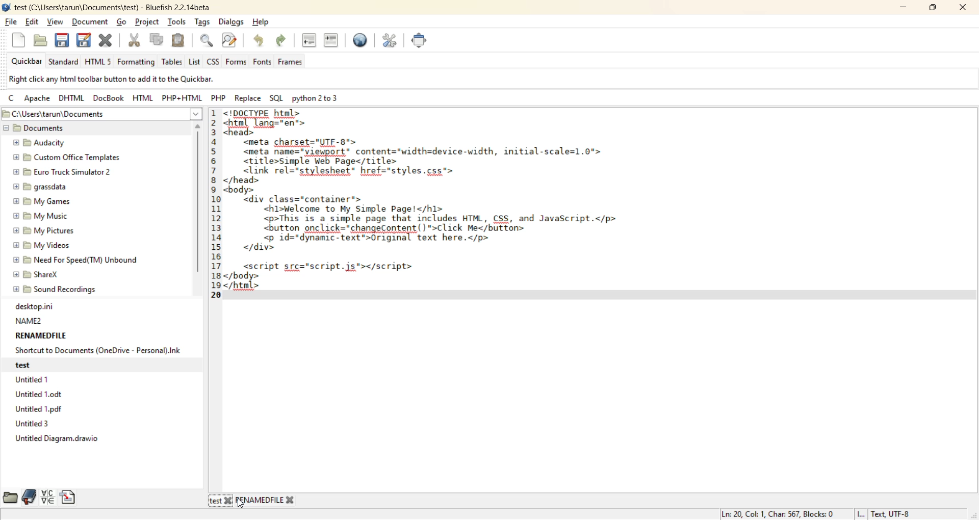 The width and height of the screenshot is (979, 520). Describe the element at coordinates (62, 170) in the screenshot. I see `Euro Truck Simulator 2` at that location.